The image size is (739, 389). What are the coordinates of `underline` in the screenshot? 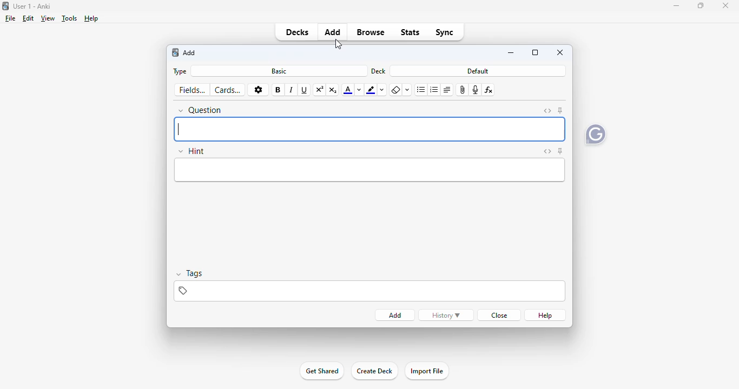 It's located at (305, 90).